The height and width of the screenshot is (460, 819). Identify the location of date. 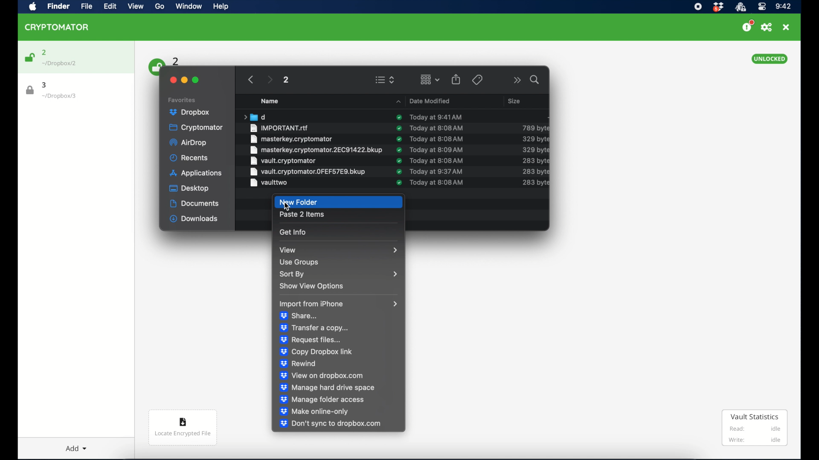
(436, 160).